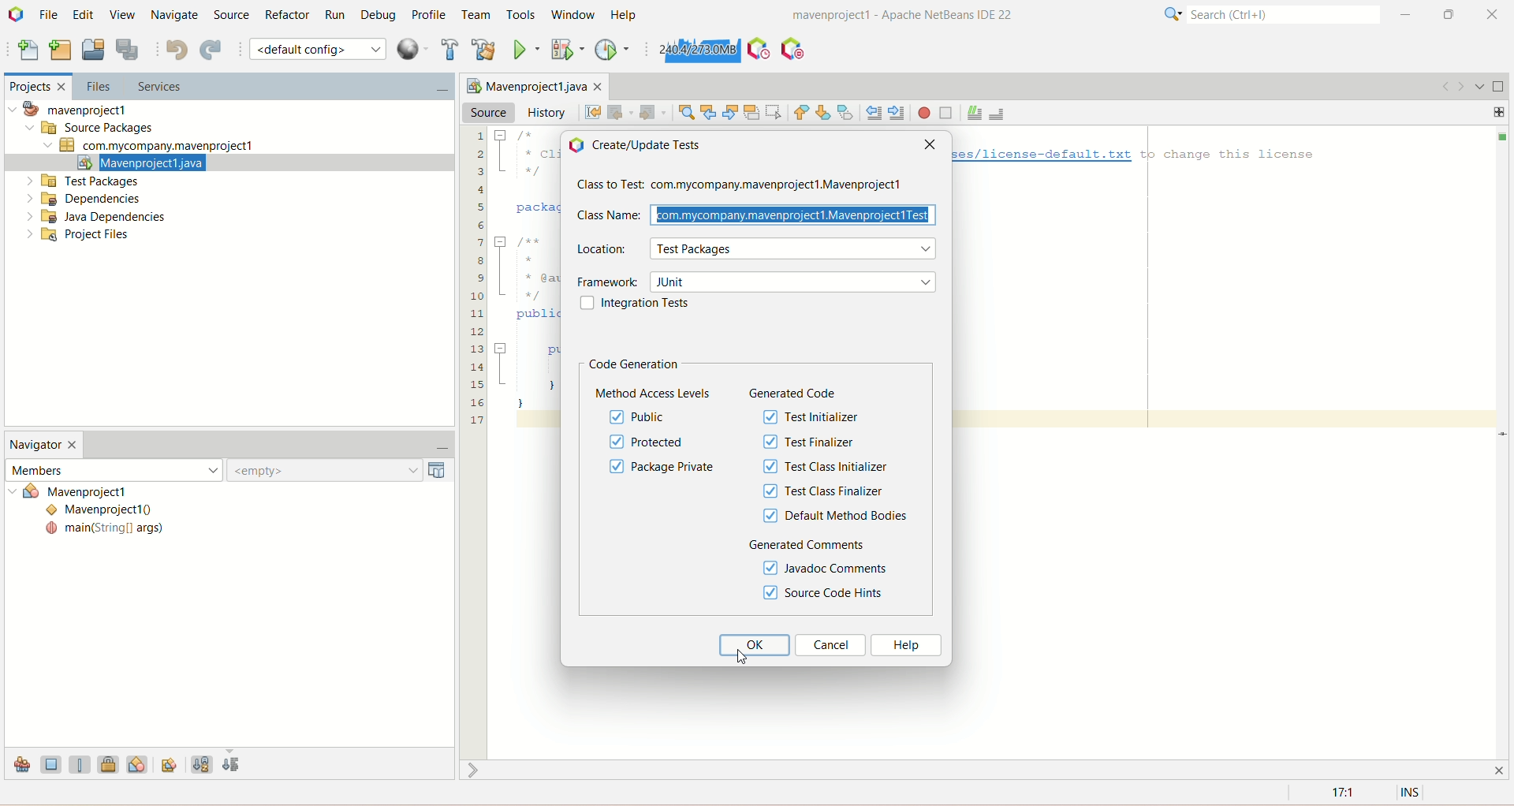 Image resolution: width=1514 pixels, height=806 pixels. I want to click on default method bodies, so click(838, 517).